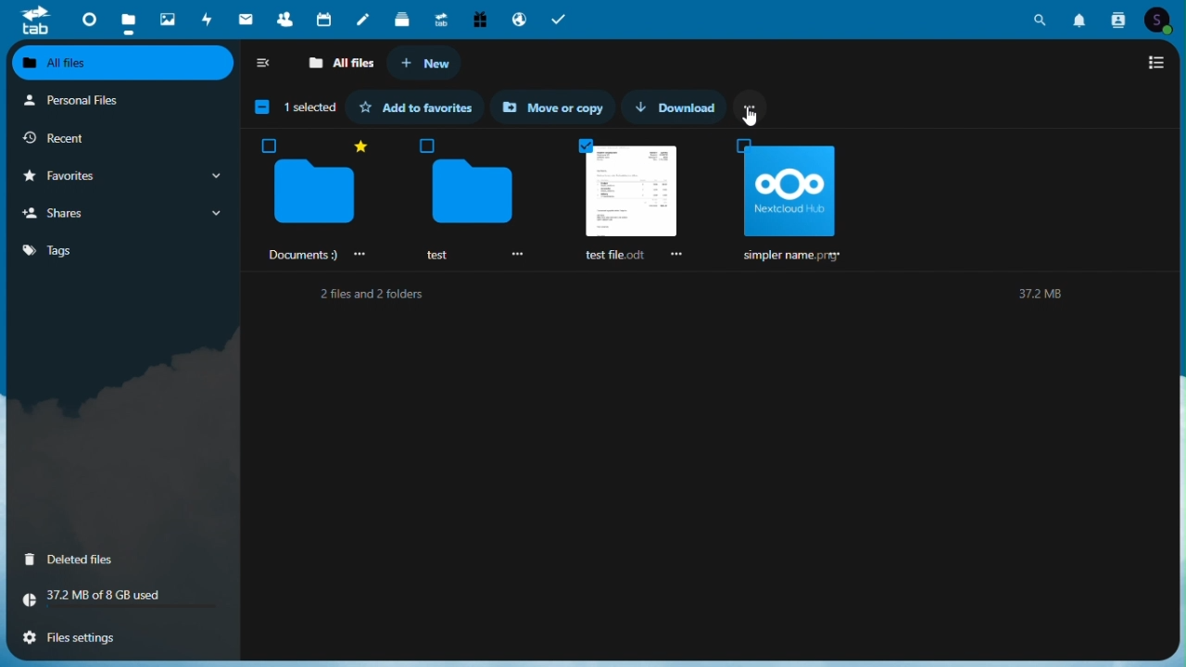  I want to click on Activity, so click(210, 19).